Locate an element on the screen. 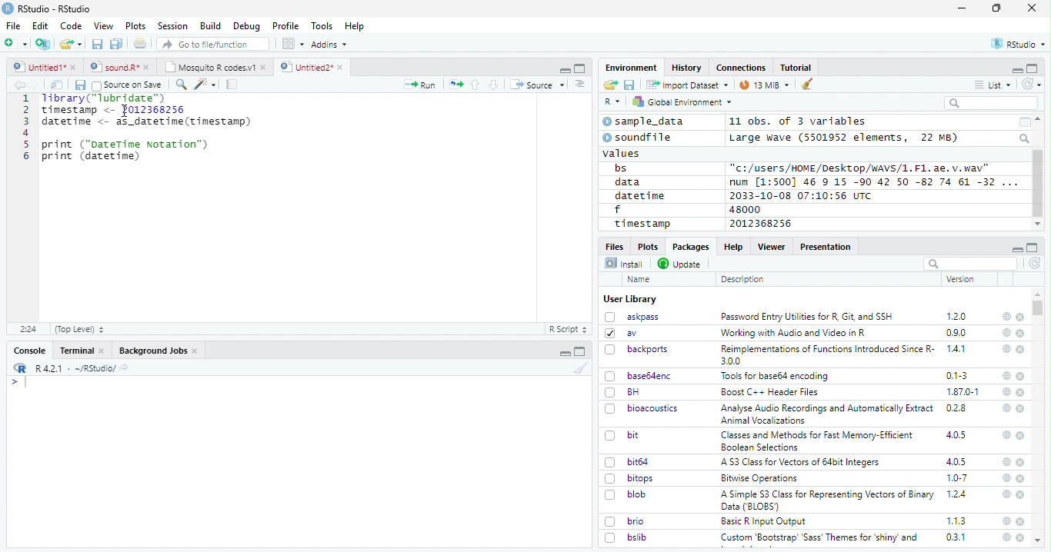  help is located at coordinates (1006, 332).